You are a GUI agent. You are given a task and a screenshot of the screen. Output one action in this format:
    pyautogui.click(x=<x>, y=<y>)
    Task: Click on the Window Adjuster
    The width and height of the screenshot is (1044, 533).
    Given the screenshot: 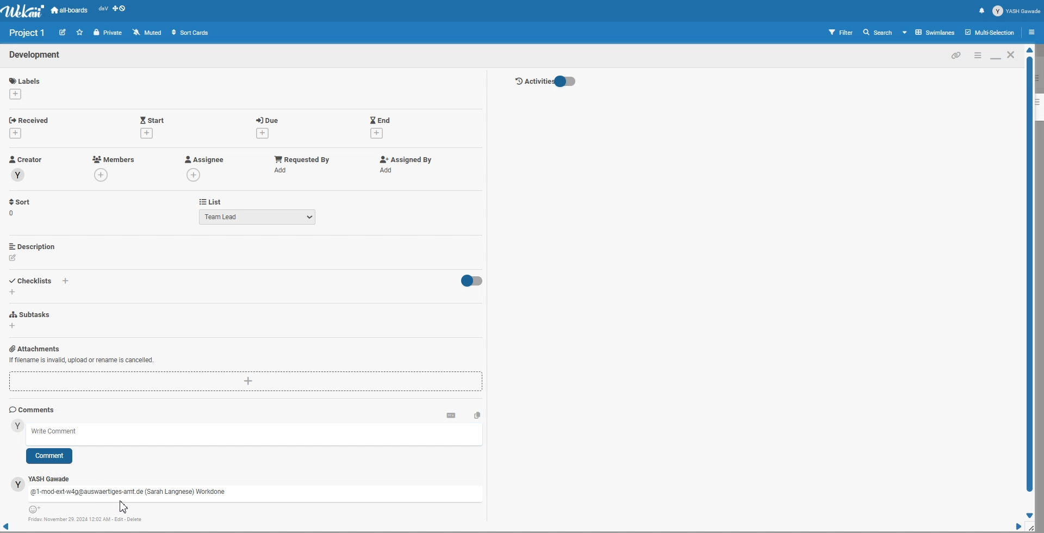 What is the action you would take?
    pyautogui.click(x=1034, y=528)
    